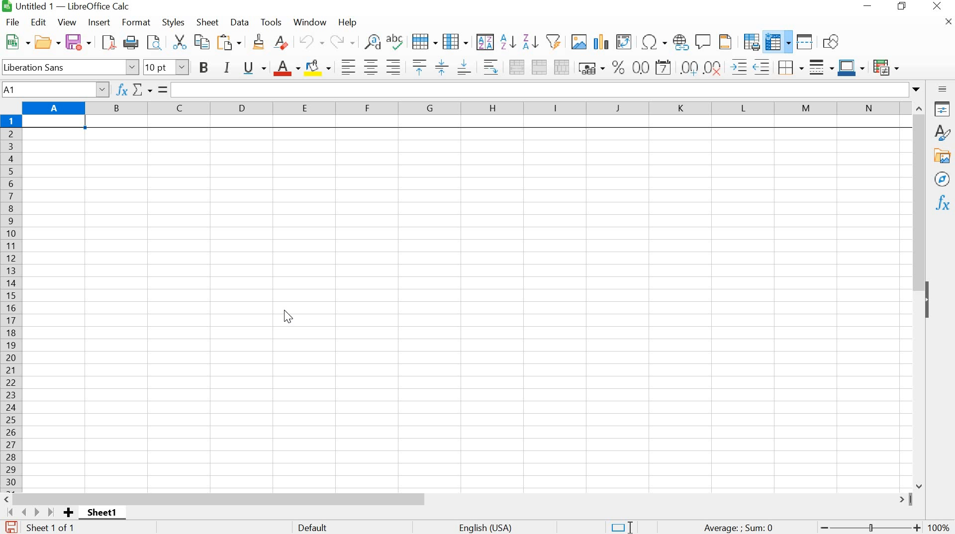  I want to click on PROPERTIES, so click(943, 109).